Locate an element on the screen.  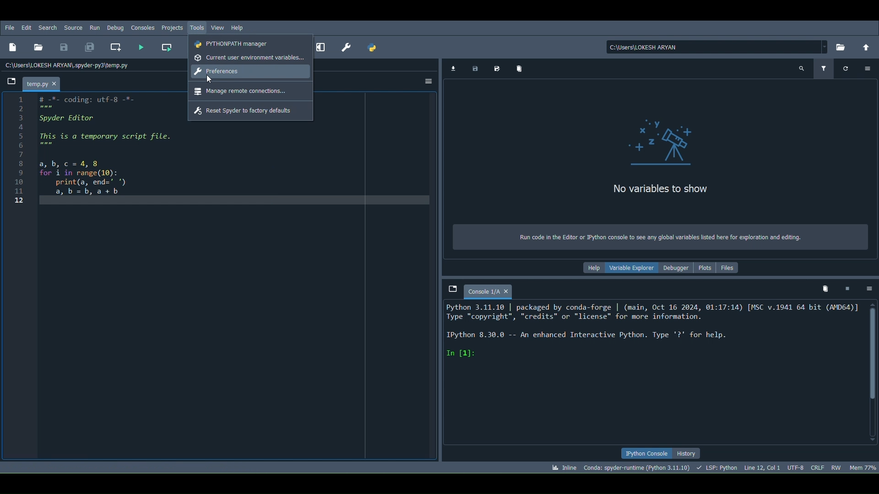
Options is located at coordinates (868, 289).